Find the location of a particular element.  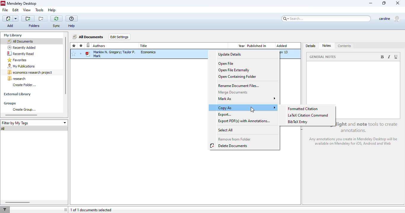

open file is located at coordinates (226, 64).